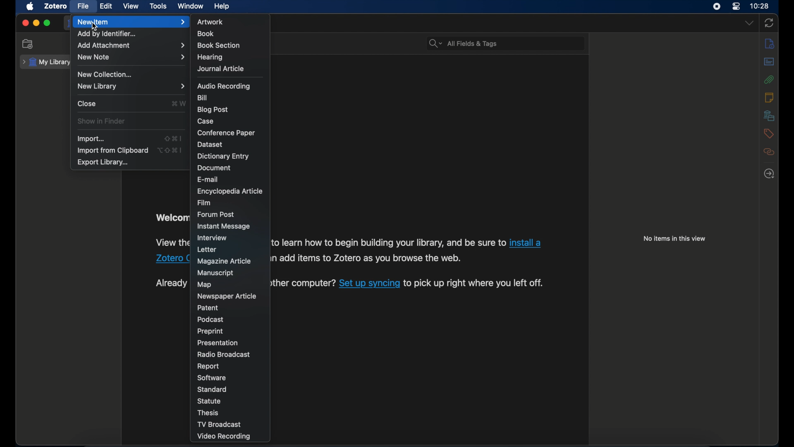 This screenshot has width=794, height=447. Describe the element at coordinates (227, 296) in the screenshot. I see `newspaper article` at that location.